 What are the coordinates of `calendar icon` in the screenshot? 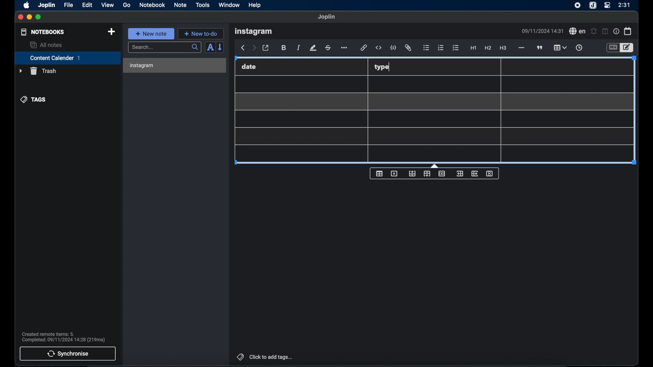 It's located at (628, 31).